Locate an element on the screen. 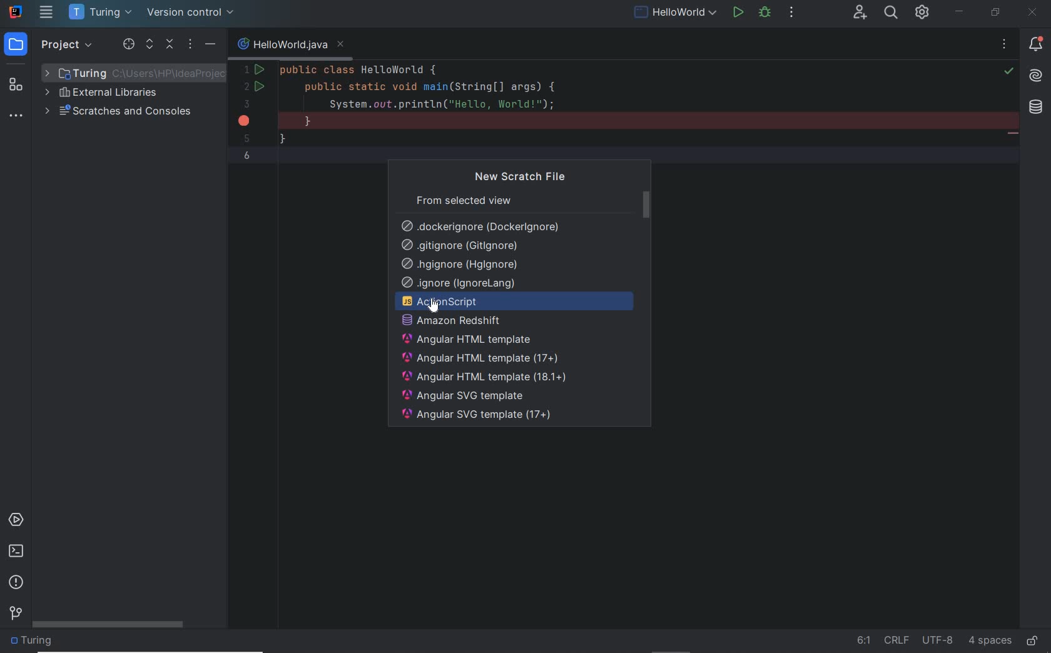 This screenshot has width=1051, height=653. expand selected is located at coordinates (151, 44).